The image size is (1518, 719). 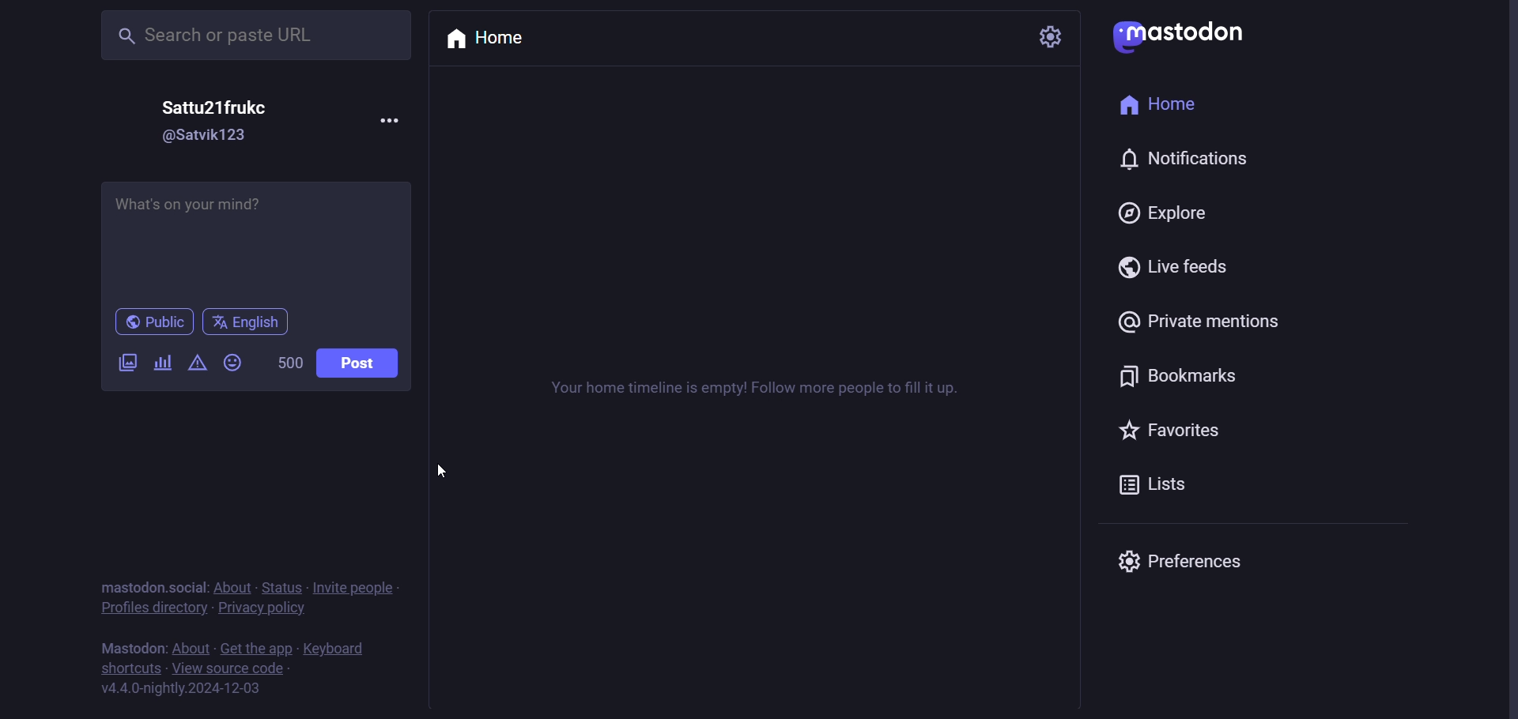 I want to click on about, so click(x=187, y=649).